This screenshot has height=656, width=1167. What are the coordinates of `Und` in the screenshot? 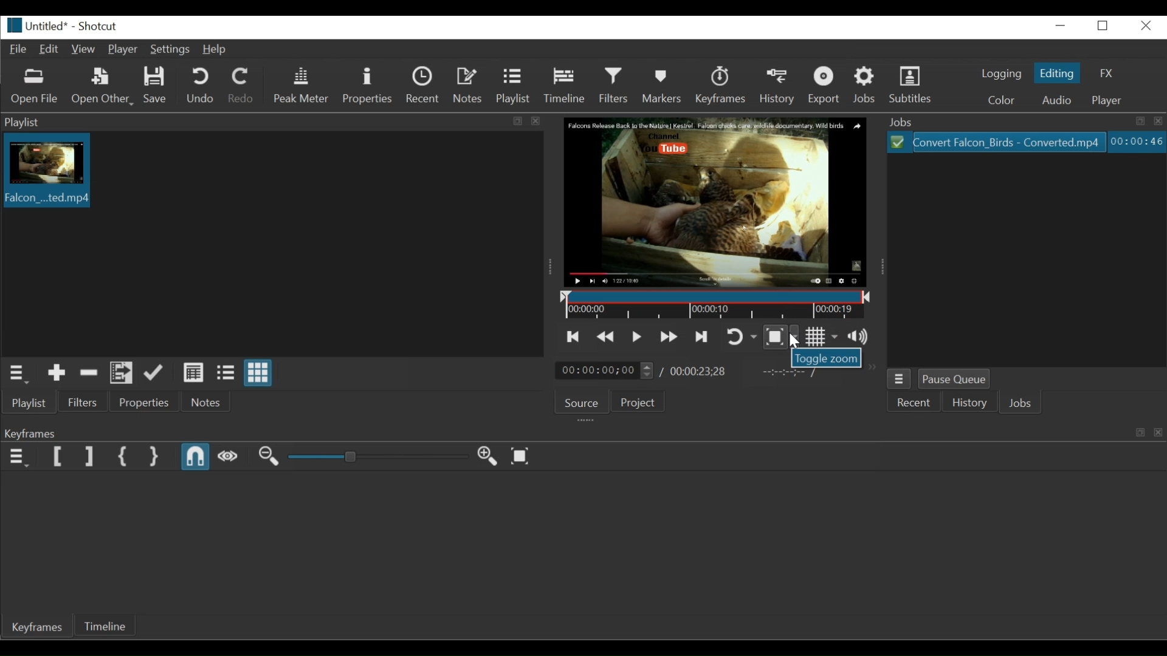 It's located at (200, 86).